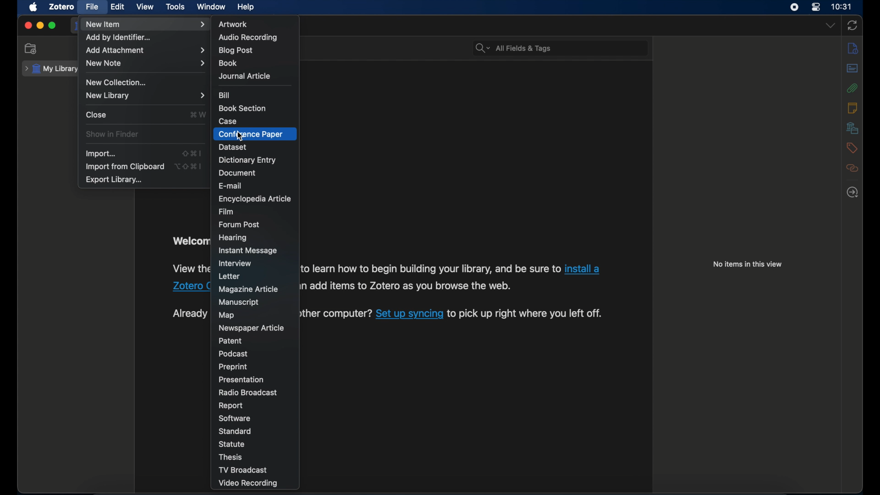  Describe the element at coordinates (247, 484) in the screenshot. I see `video recording` at that location.